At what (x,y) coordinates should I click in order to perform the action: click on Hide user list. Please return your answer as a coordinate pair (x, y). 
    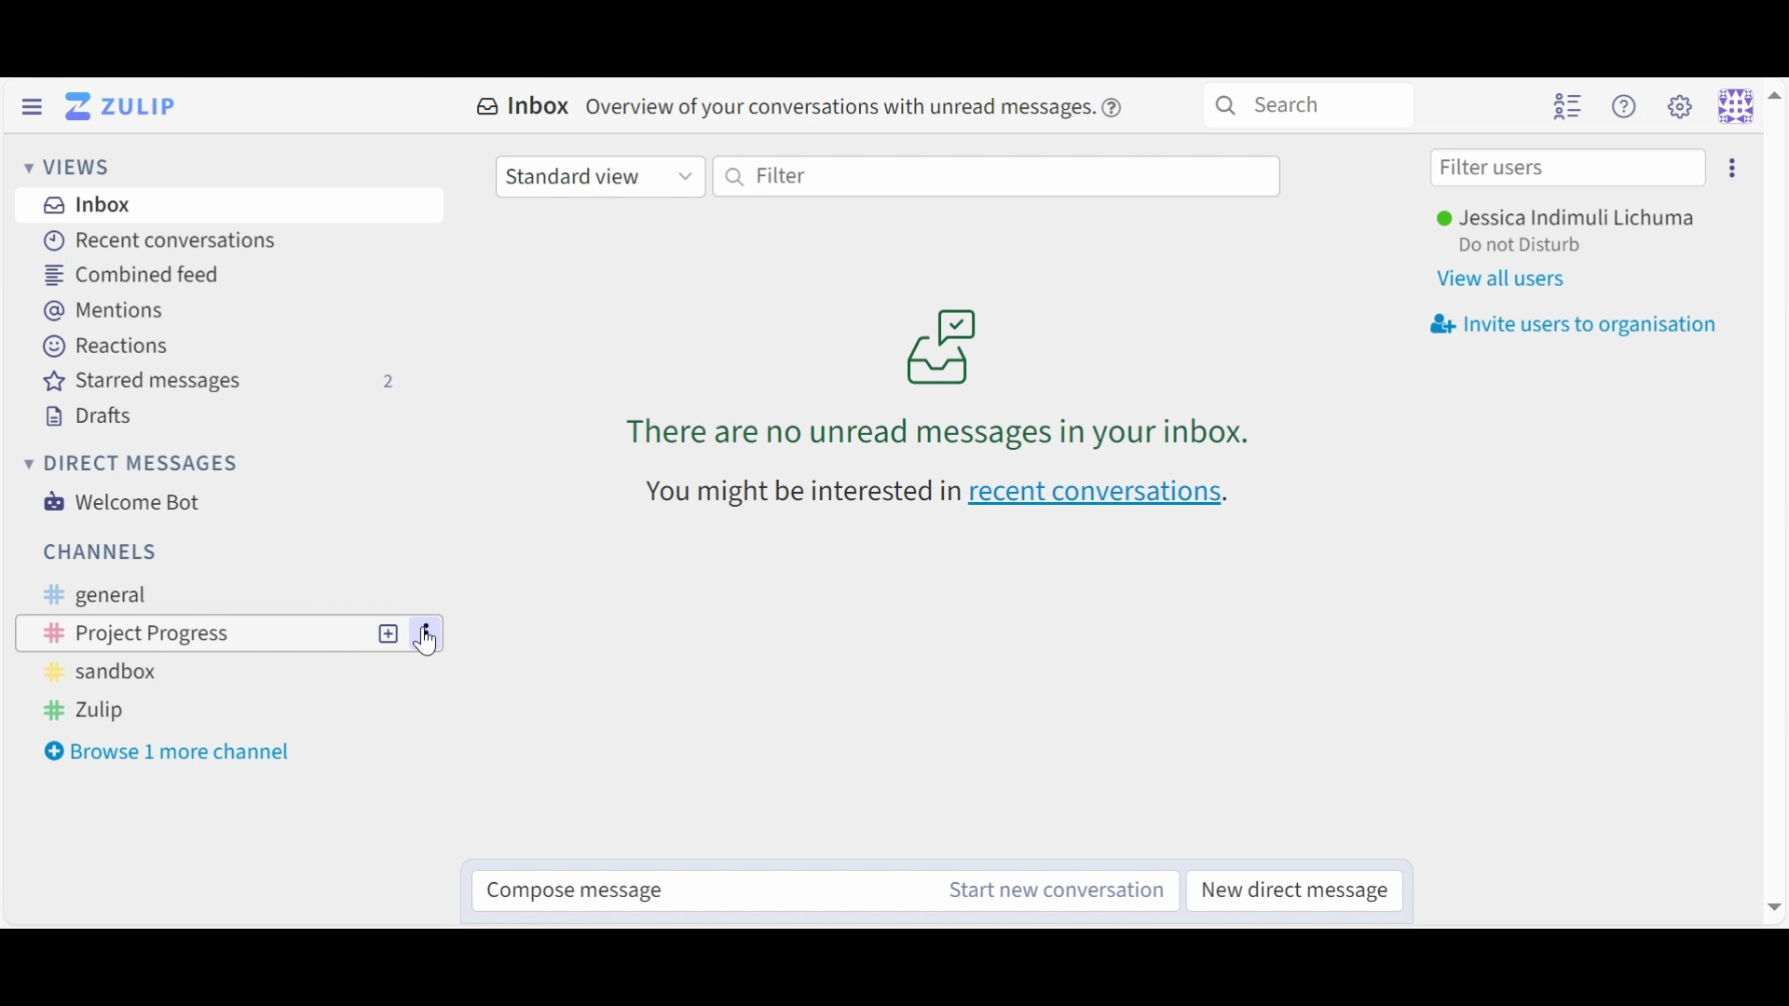
    Looking at the image, I should click on (1564, 108).